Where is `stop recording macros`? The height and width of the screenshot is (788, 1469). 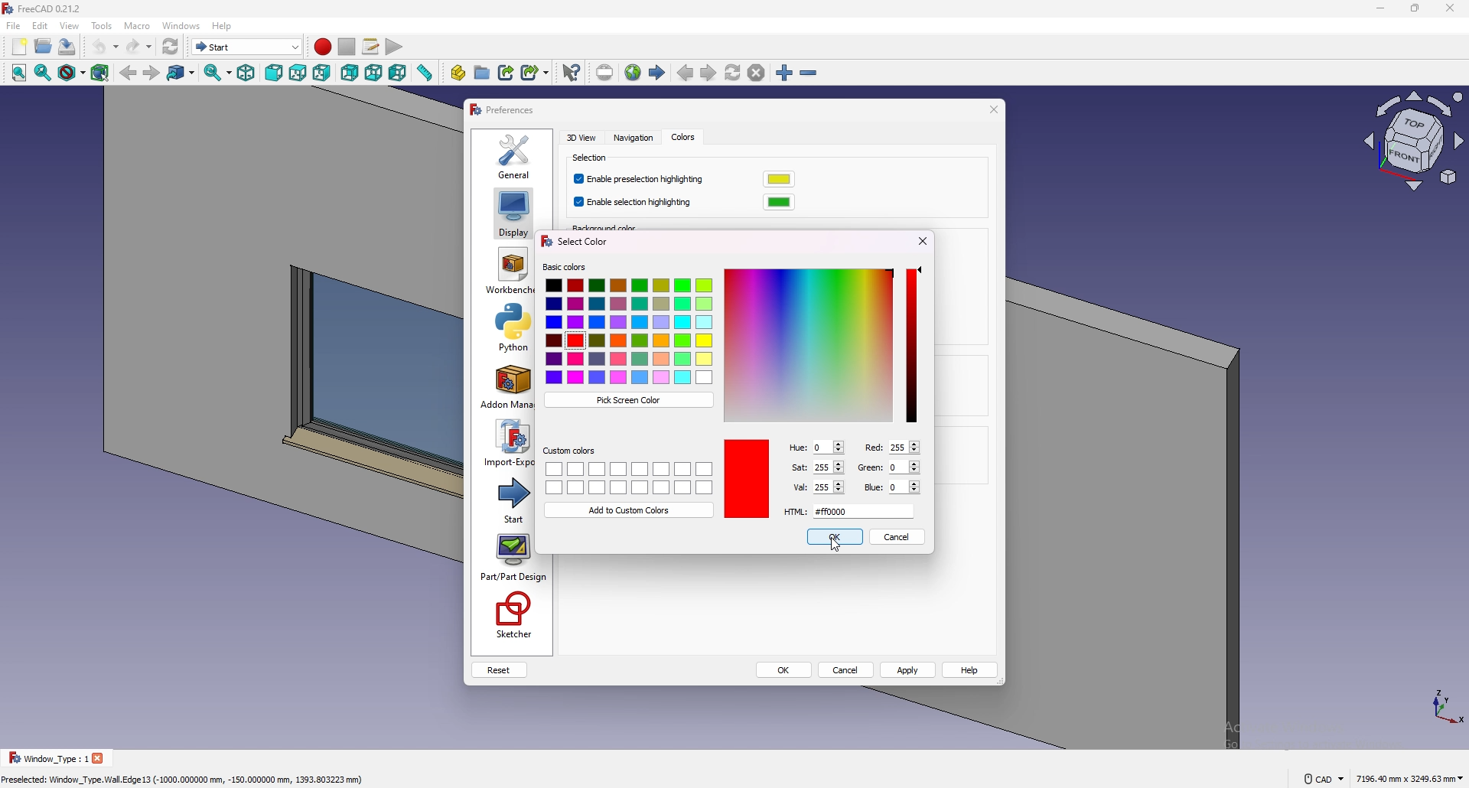
stop recording macros is located at coordinates (347, 47).